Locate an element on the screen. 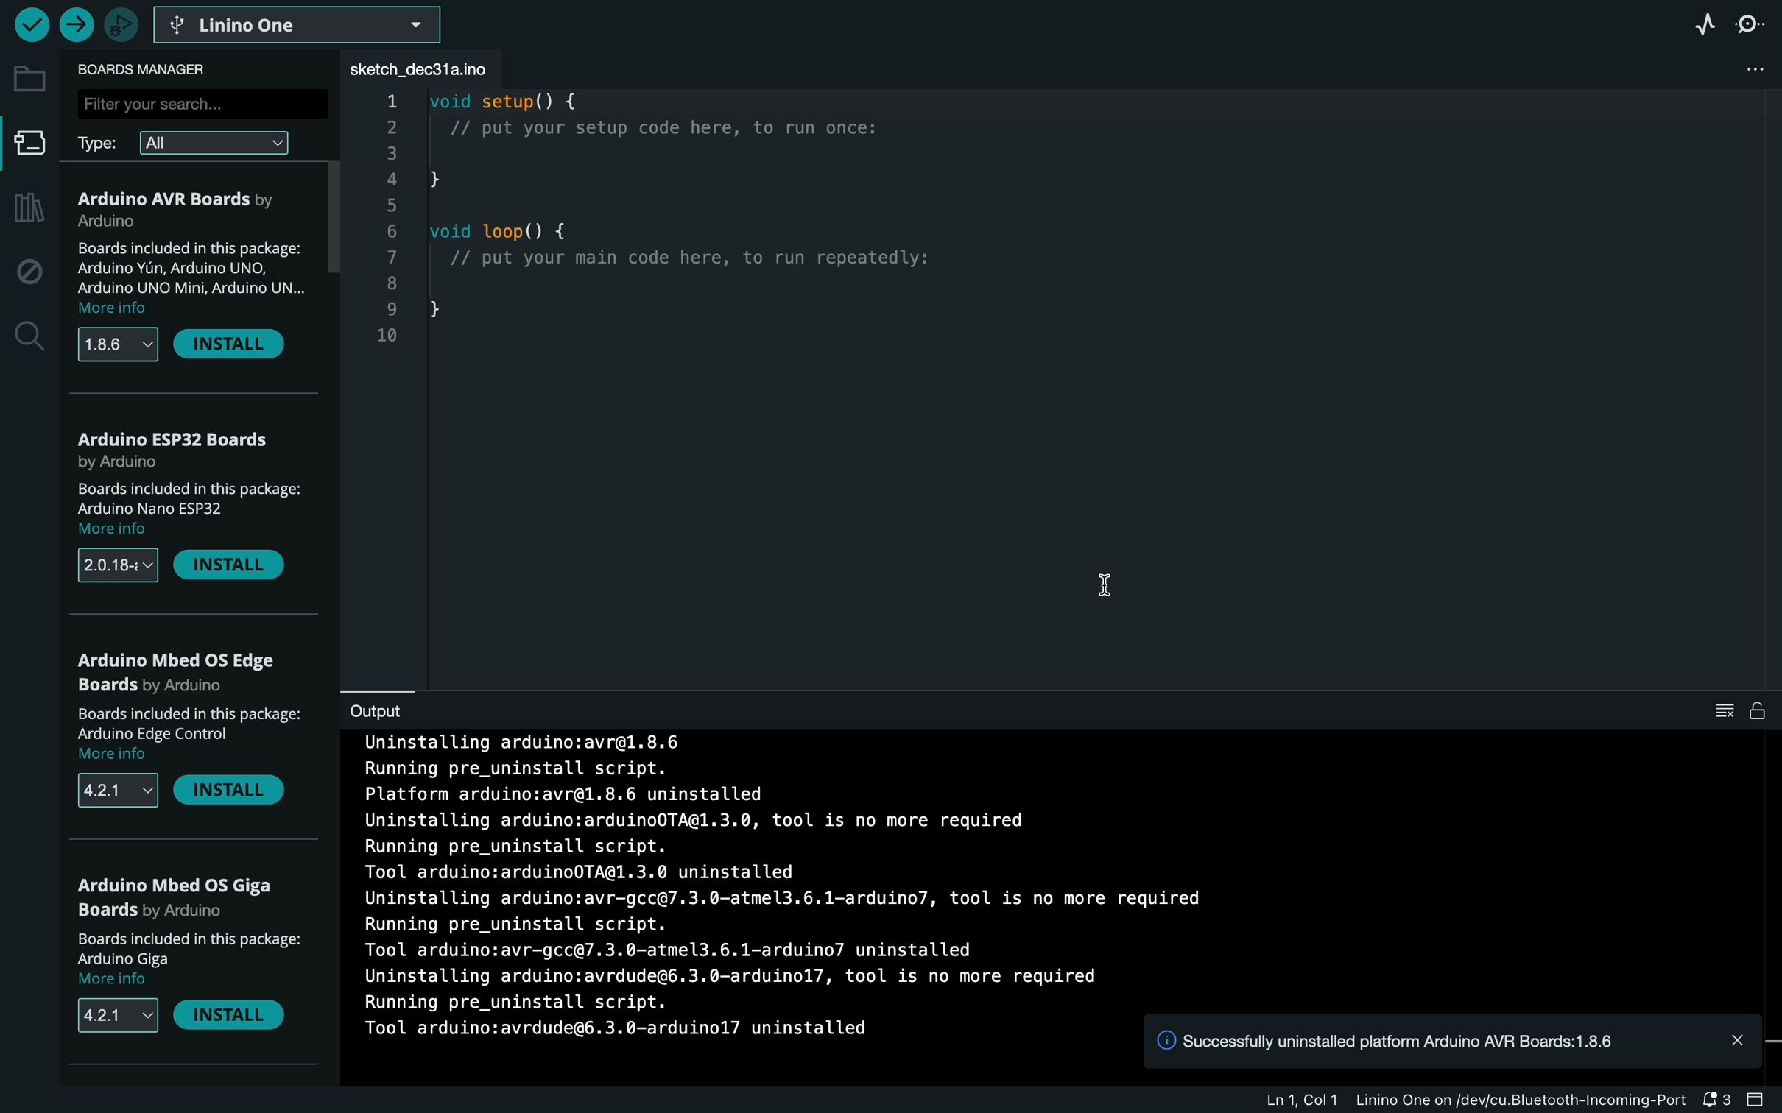 The height and width of the screenshot is (1113, 1782). verify is located at coordinates (30, 28).